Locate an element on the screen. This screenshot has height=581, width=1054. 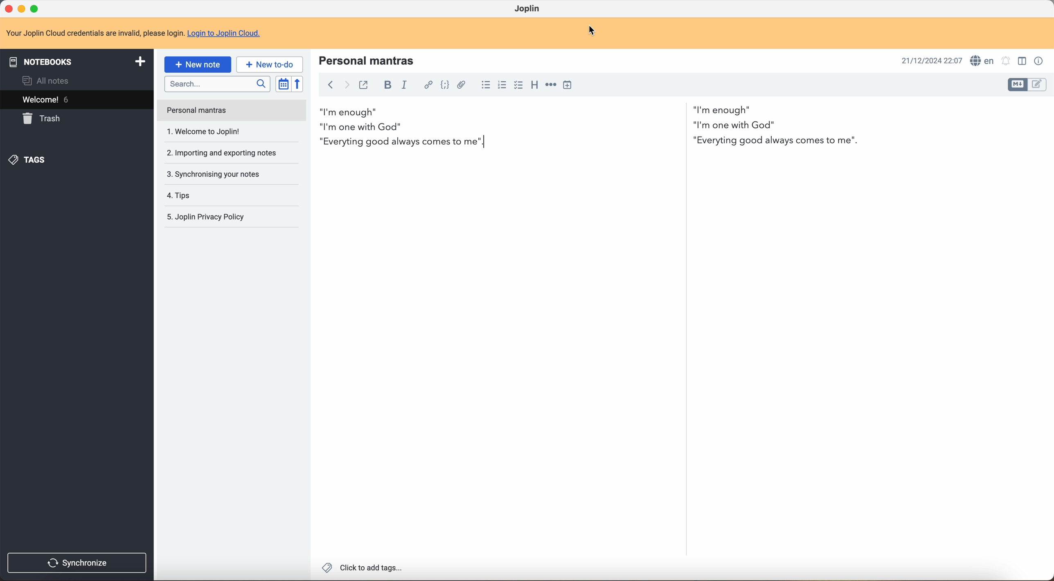
synchronising your notes is located at coordinates (226, 155).